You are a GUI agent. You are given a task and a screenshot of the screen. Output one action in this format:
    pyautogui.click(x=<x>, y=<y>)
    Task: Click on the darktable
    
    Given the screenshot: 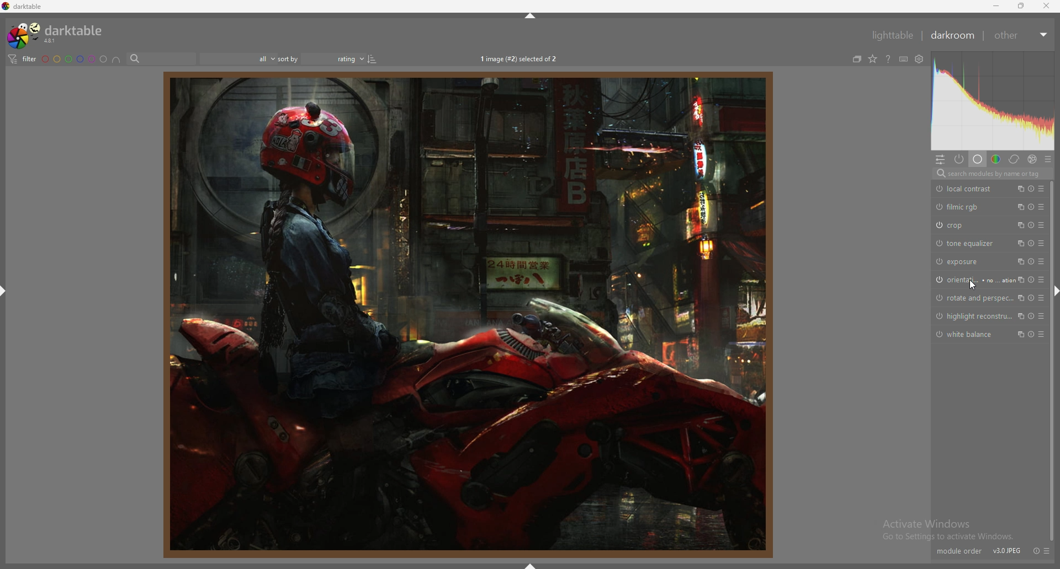 What is the action you would take?
    pyautogui.click(x=42, y=7)
    